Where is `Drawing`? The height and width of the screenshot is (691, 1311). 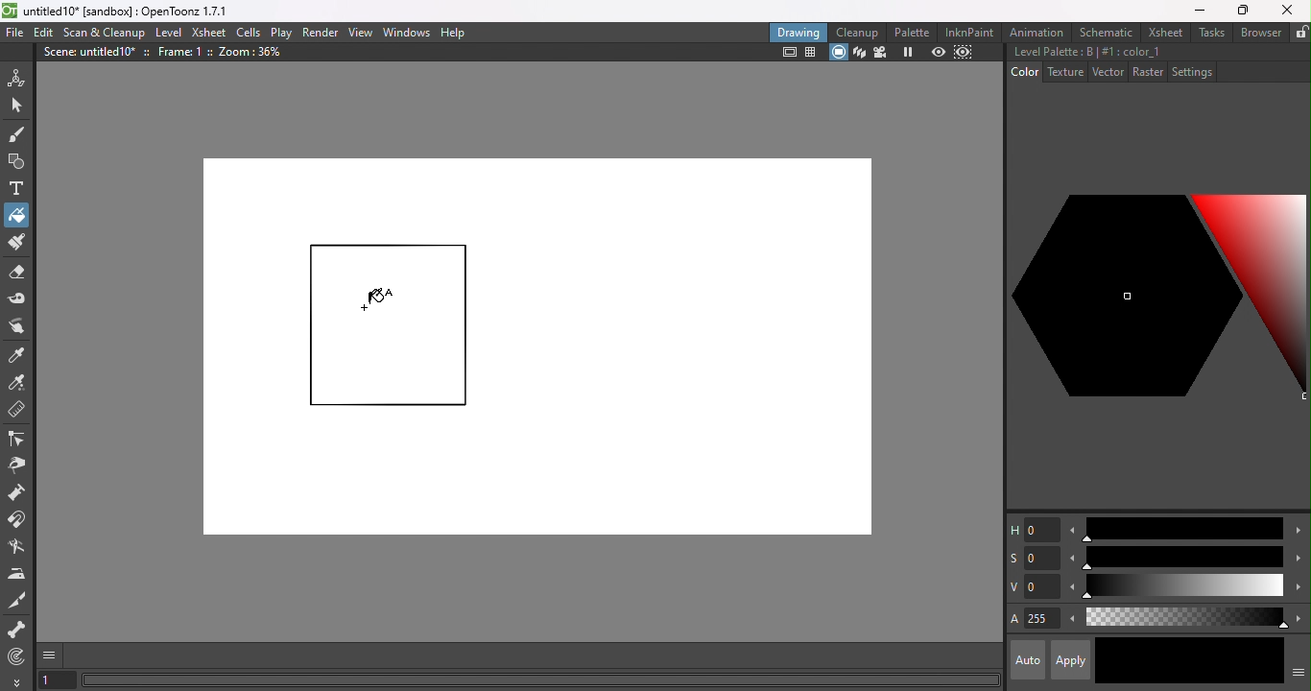 Drawing is located at coordinates (799, 32).